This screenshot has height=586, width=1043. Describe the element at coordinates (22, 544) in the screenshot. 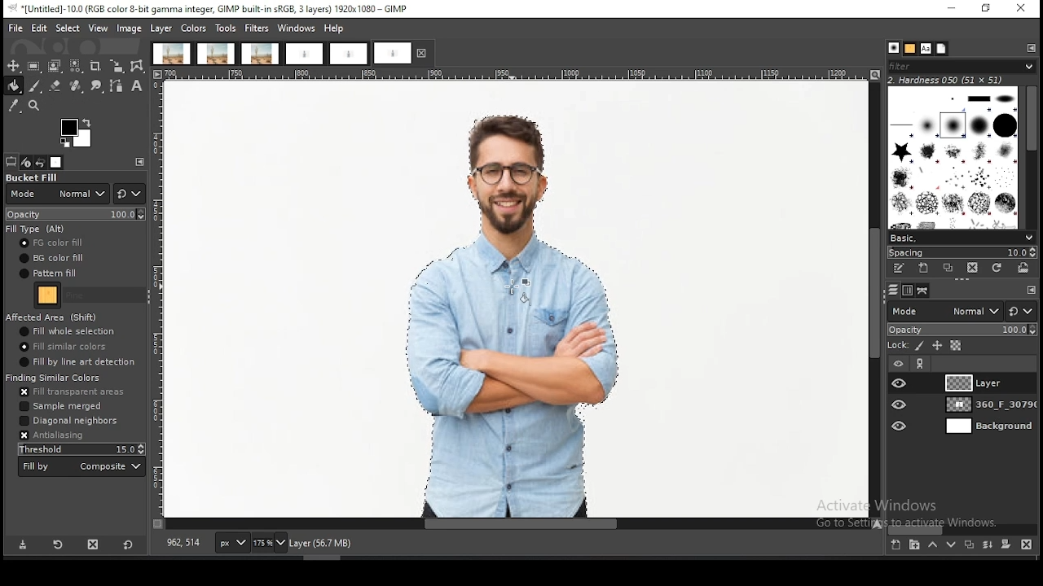

I see `save tool preset` at that location.